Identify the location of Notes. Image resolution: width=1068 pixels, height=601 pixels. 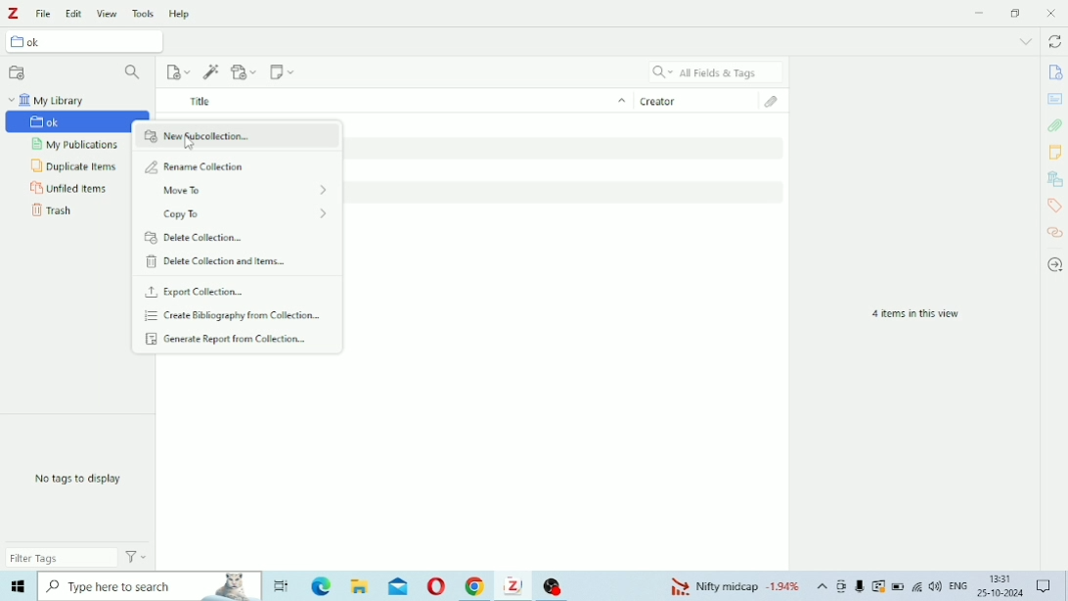
(1055, 152).